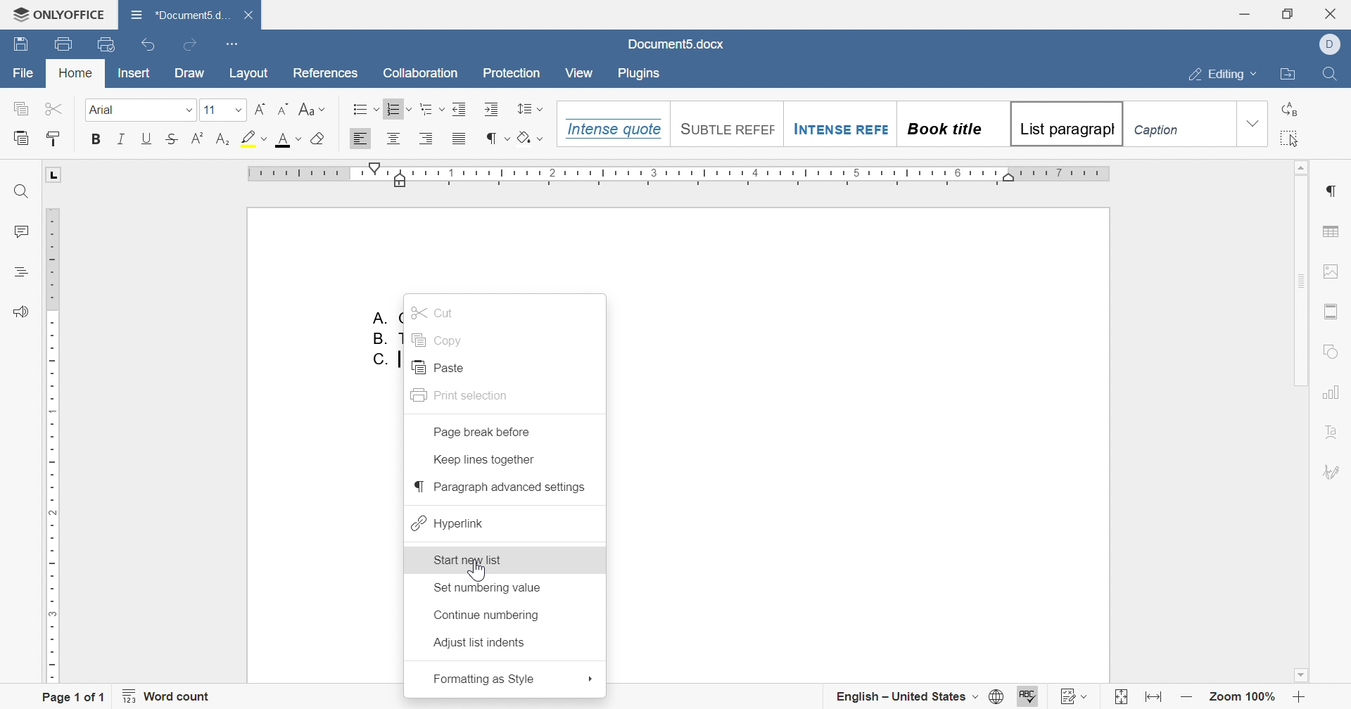  Describe the element at coordinates (172, 137) in the screenshot. I see `Strikethrough` at that location.